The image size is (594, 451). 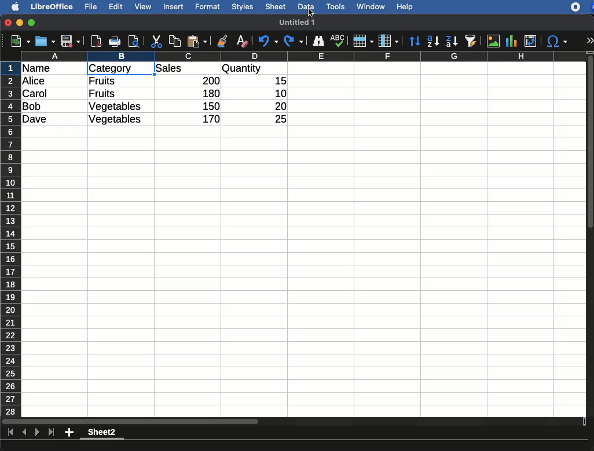 I want to click on apple, so click(x=12, y=6).